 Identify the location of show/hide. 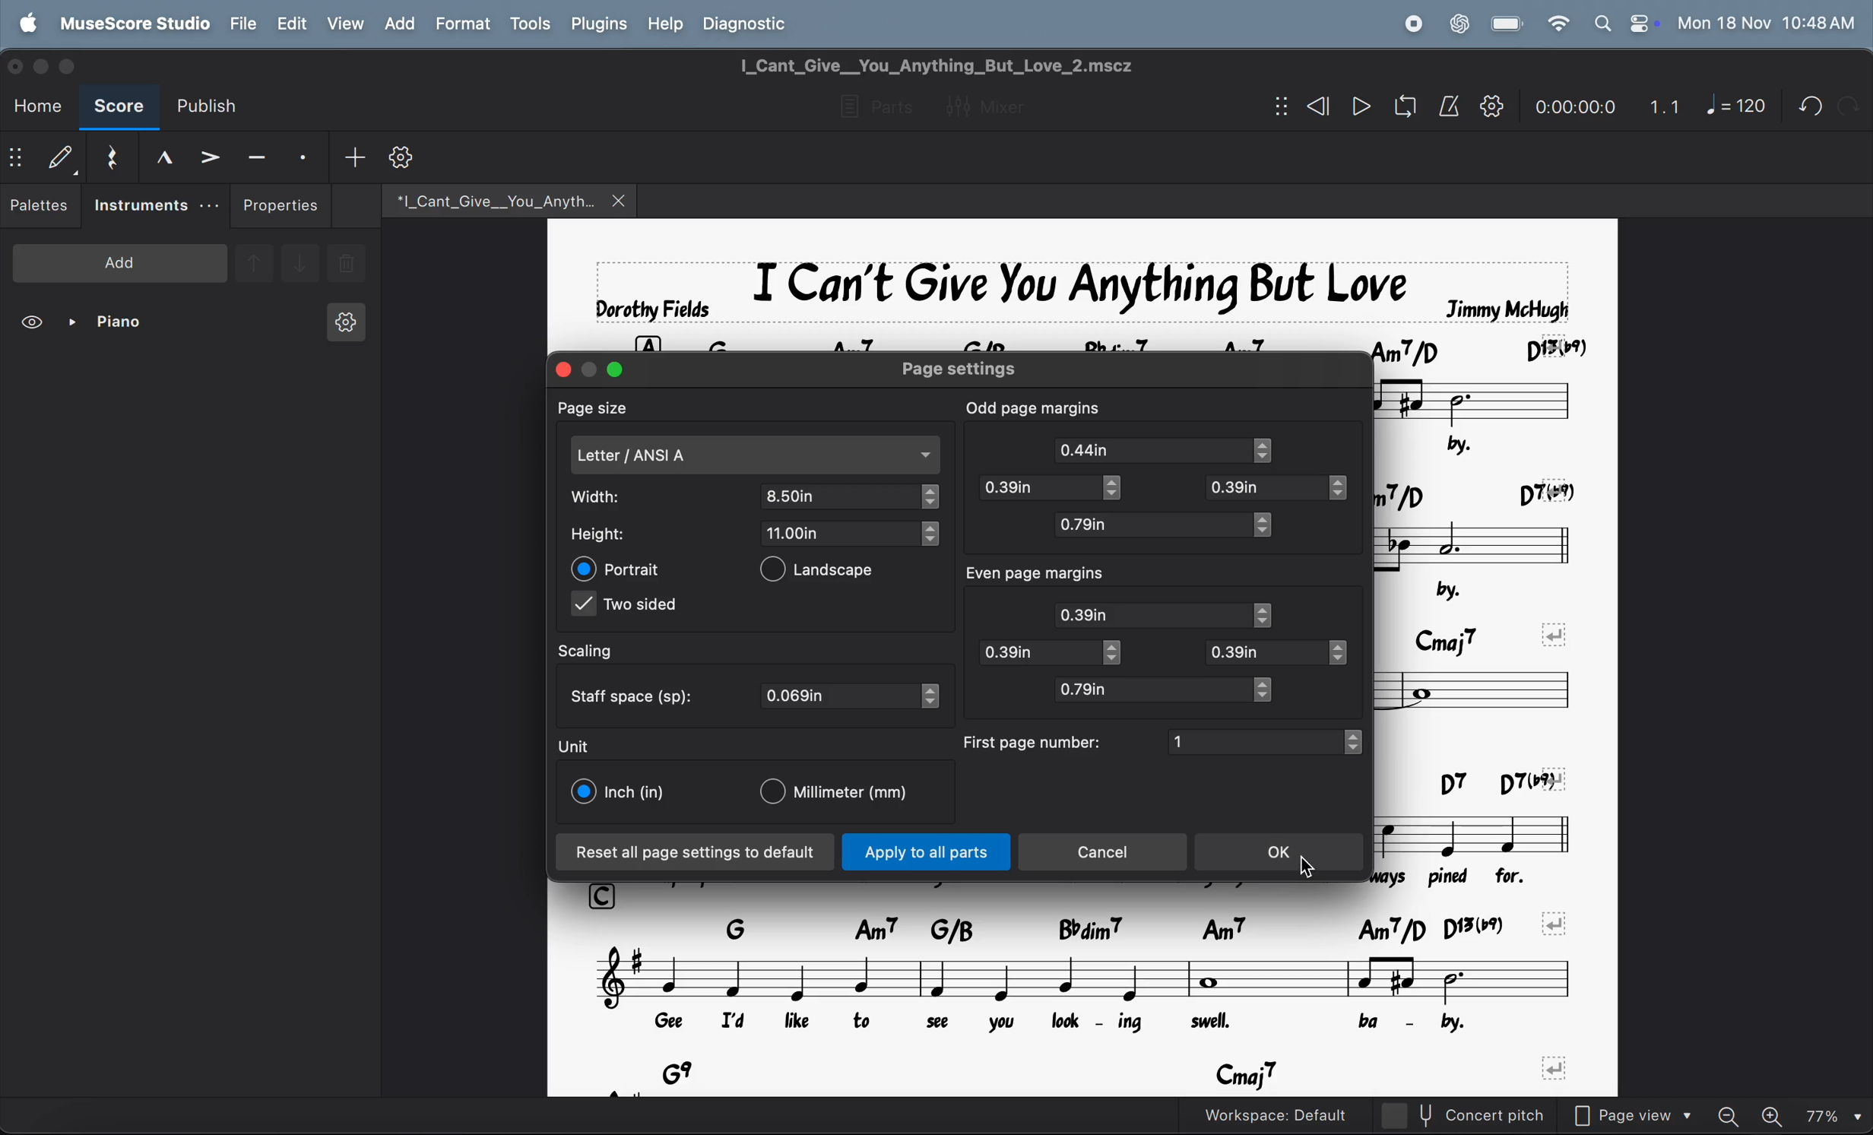
(16, 160).